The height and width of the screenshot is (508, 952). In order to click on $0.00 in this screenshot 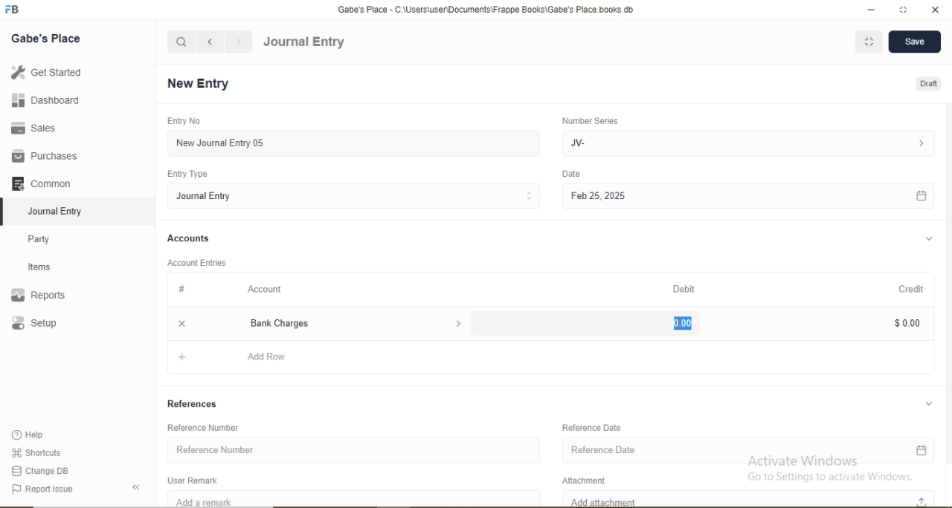, I will do `click(905, 322)`.